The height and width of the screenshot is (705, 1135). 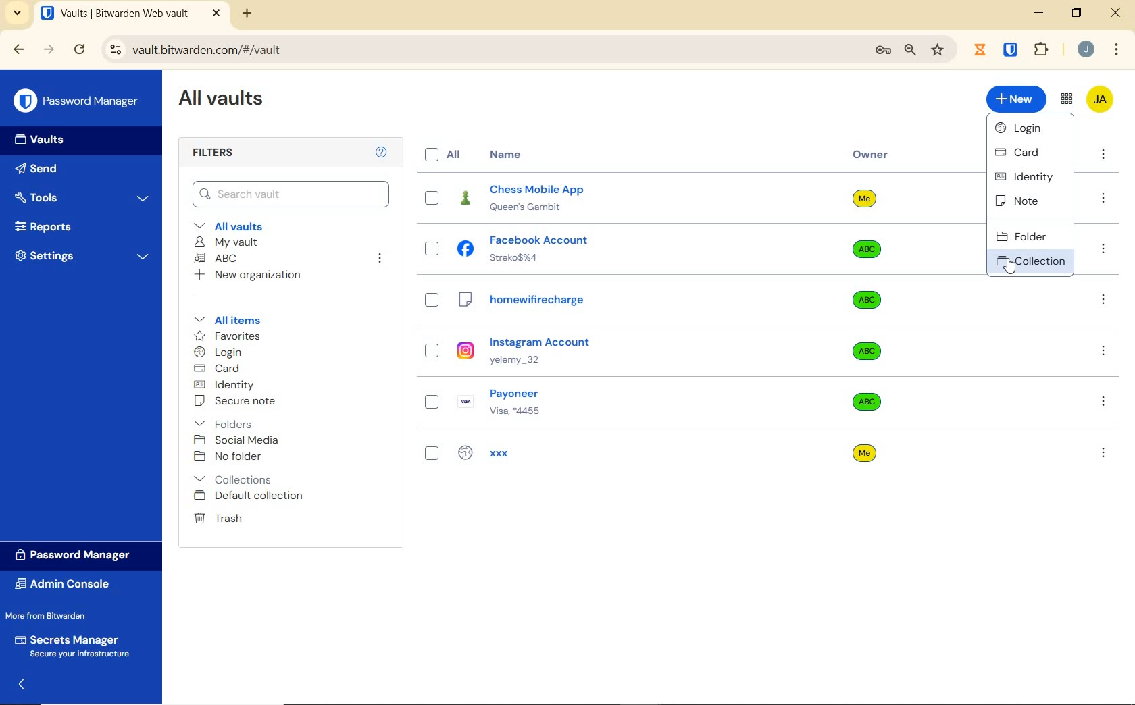 What do you see at coordinates (78, 101) in the screenshot?
I see `Password Manager` at bounding box center [78, 101].